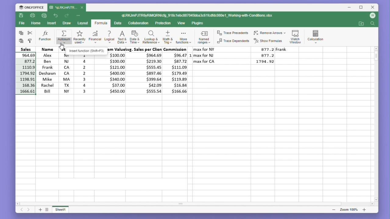 The height and width of the screenshot is (219, 390). What do you see at coordinates (162, 23) in the screenshot?
I see `Protection` at bounding box center [162, 23].